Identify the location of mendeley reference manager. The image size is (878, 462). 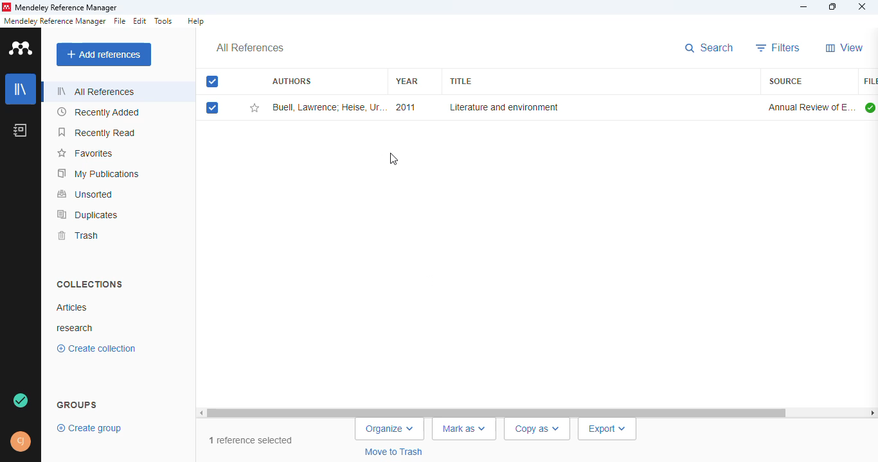
(67, 8).